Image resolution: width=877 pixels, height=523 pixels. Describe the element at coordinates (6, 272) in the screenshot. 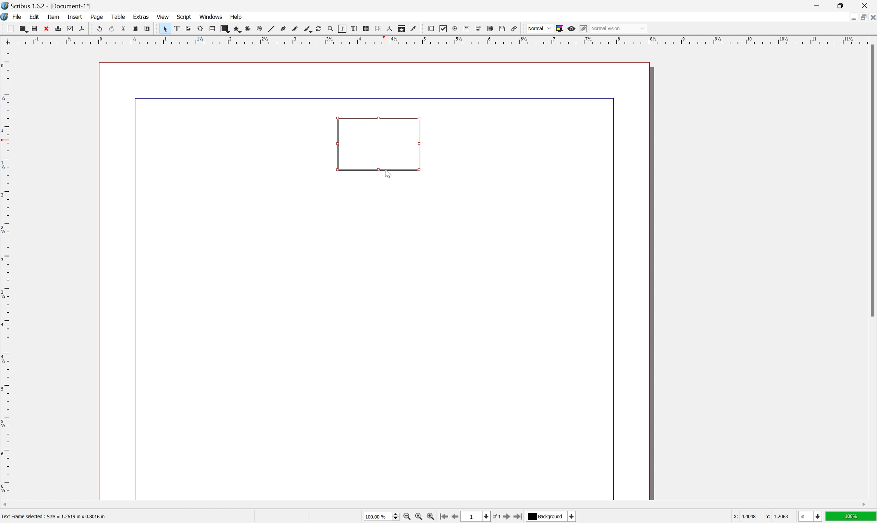

I see `ruler` at that location.